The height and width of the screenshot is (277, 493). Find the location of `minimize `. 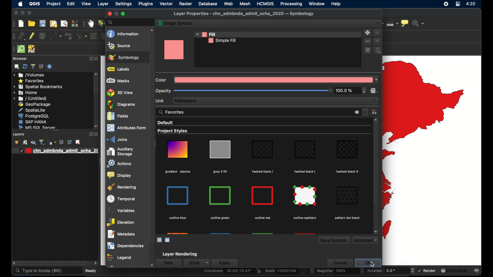

minimize  is located at coordinates (22, 13).